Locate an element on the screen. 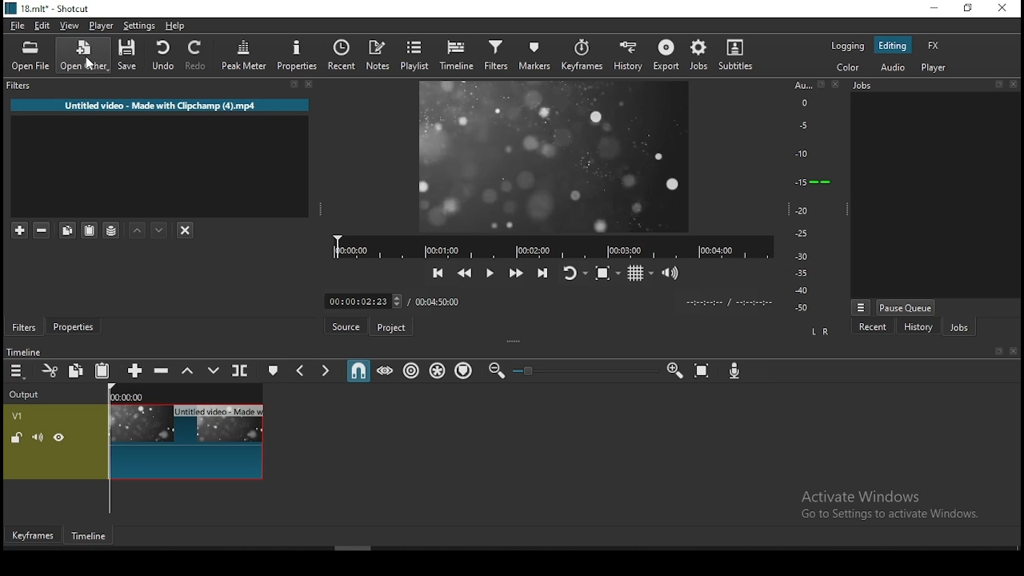  move filter down is located at coordinates (160, 229).